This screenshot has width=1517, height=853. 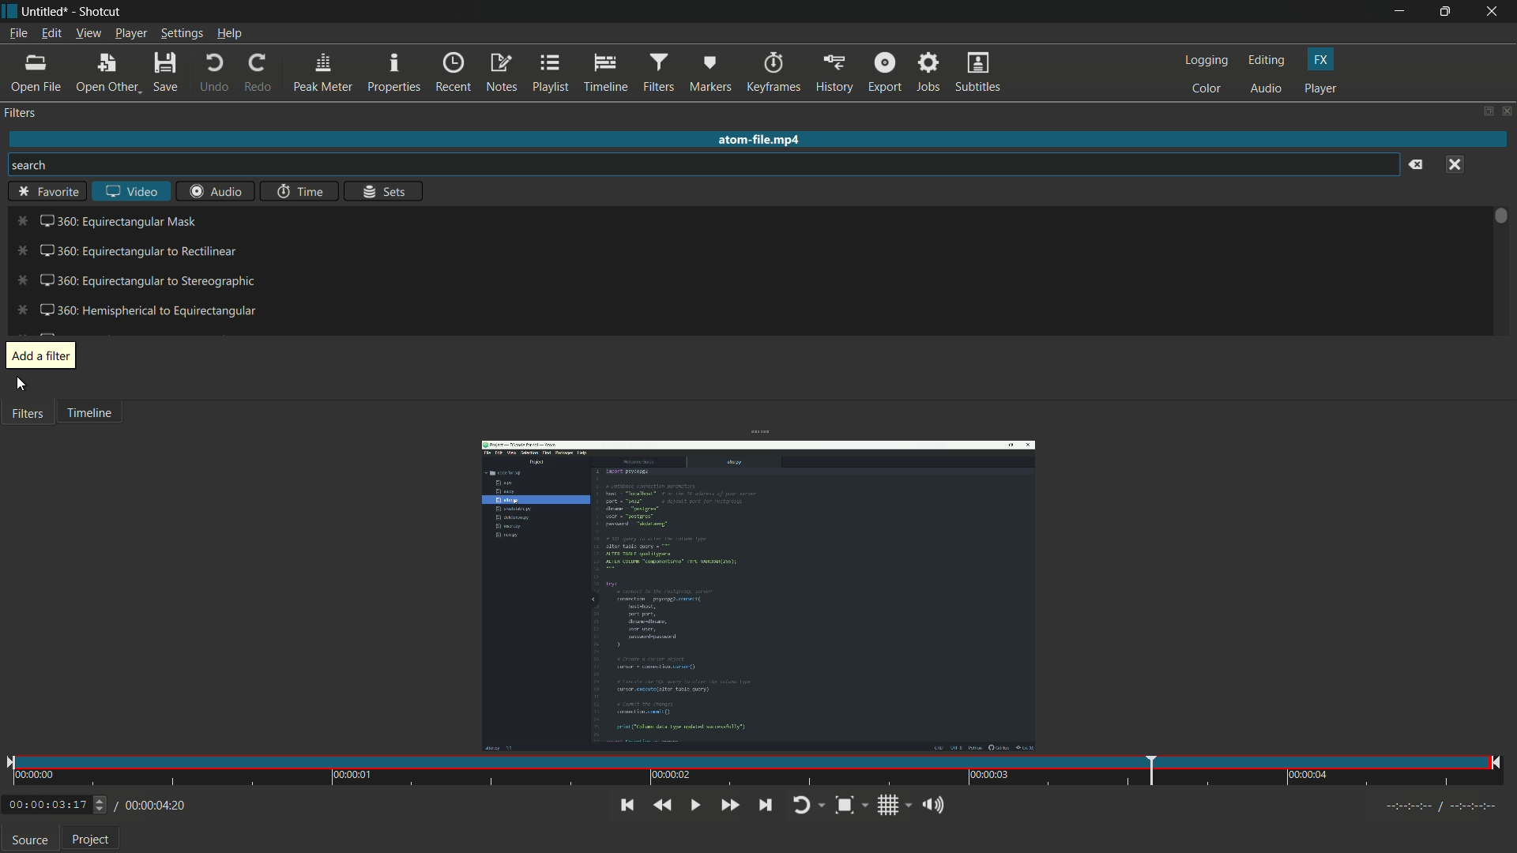 I want to click on close menu, so click(x=1454, y=165).